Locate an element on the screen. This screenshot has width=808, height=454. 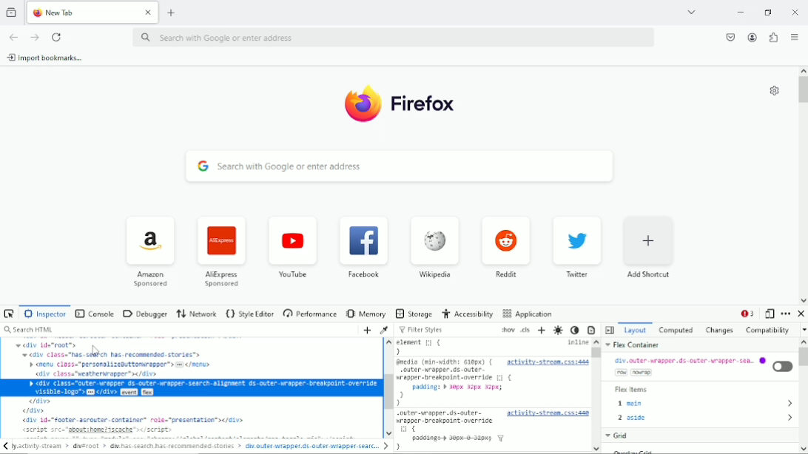
Customize developer tools is located at coordinates (786, 314).